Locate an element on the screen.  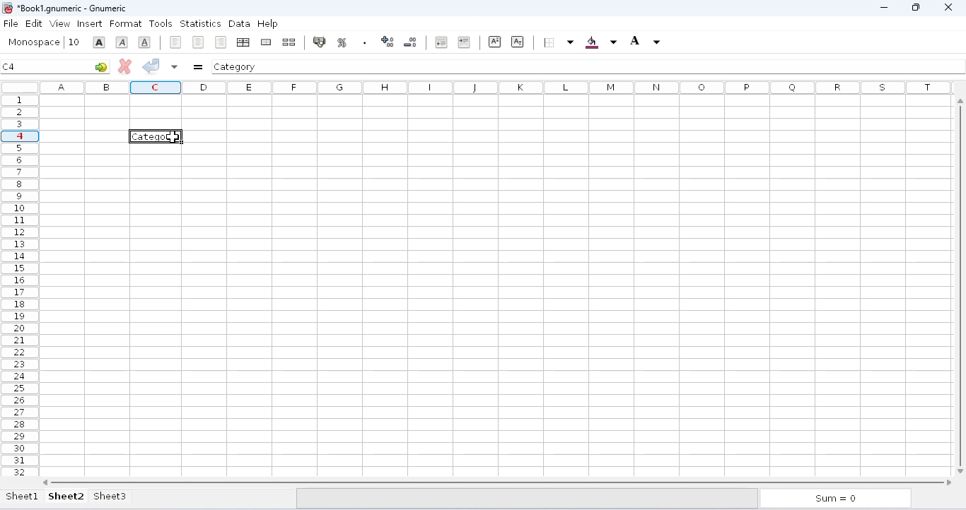
insert is located at coordinates (90, 24).